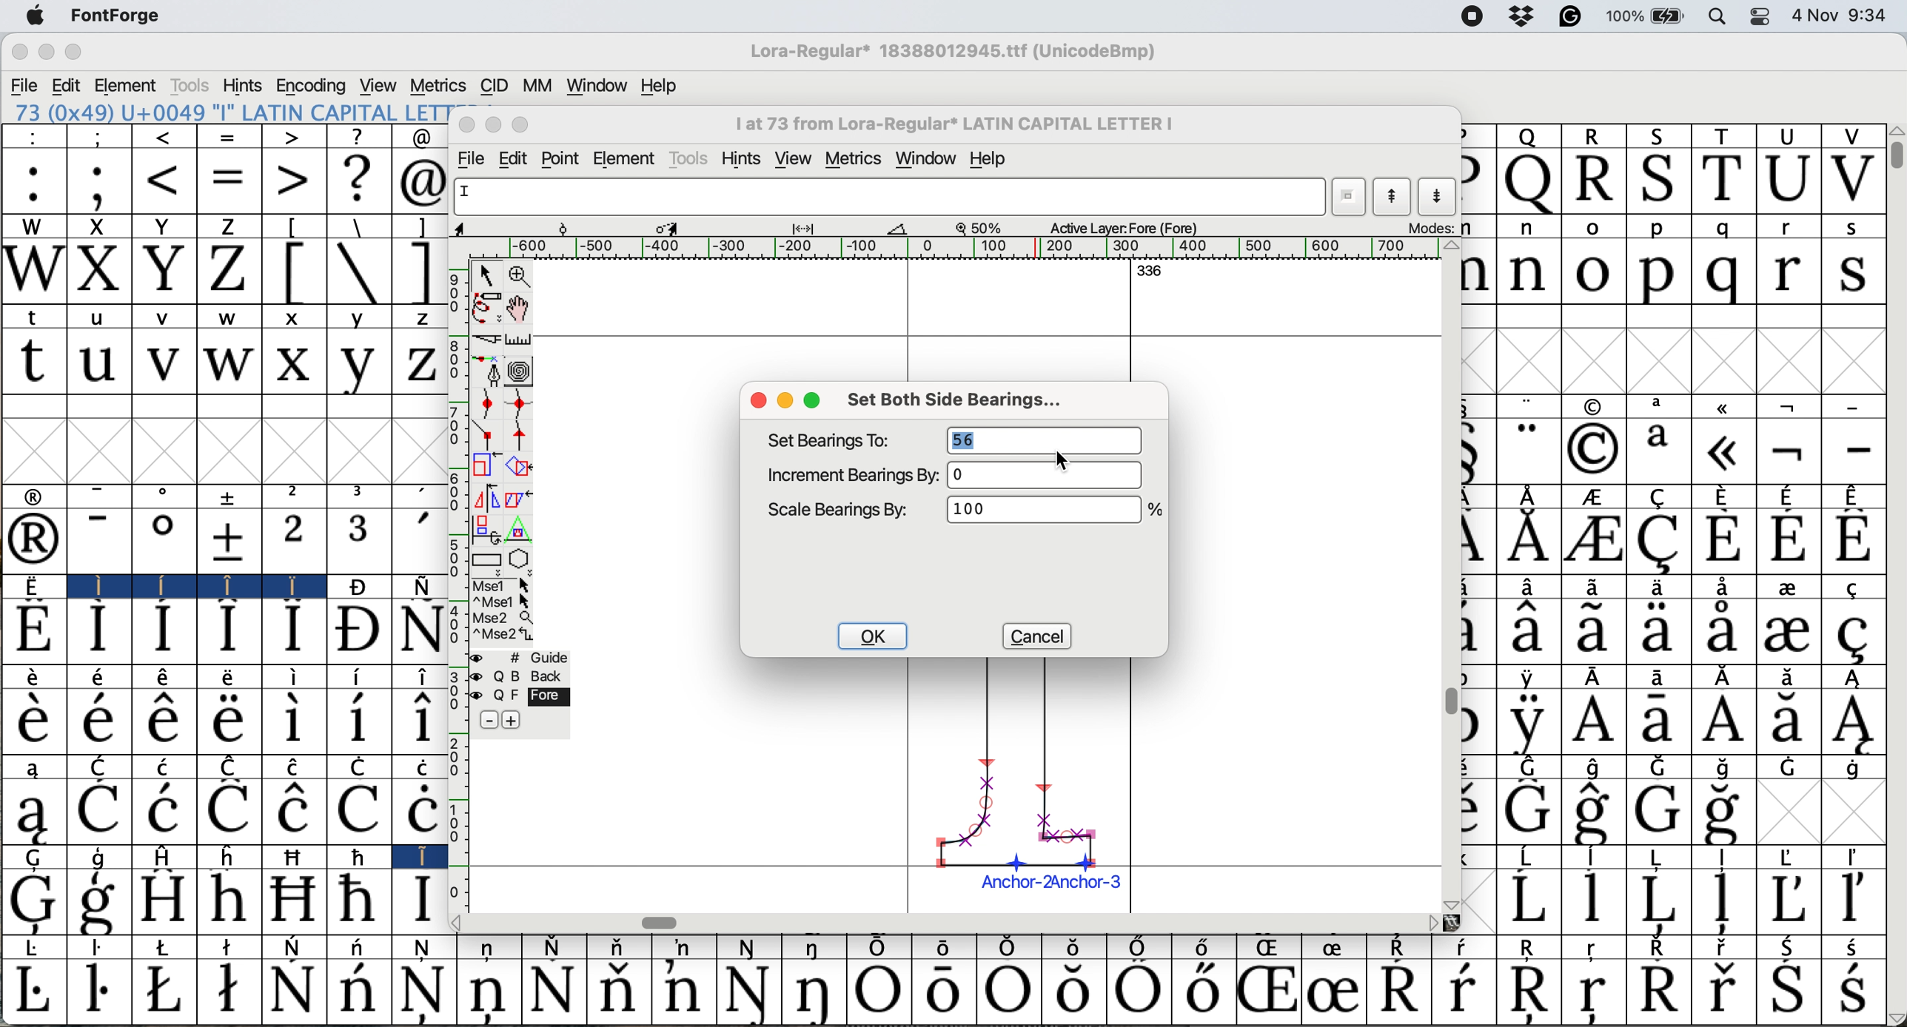  What do you see at coordinates (1527, 135) in the screenshot?
I see `Q` at bounding box center [1527, 135].